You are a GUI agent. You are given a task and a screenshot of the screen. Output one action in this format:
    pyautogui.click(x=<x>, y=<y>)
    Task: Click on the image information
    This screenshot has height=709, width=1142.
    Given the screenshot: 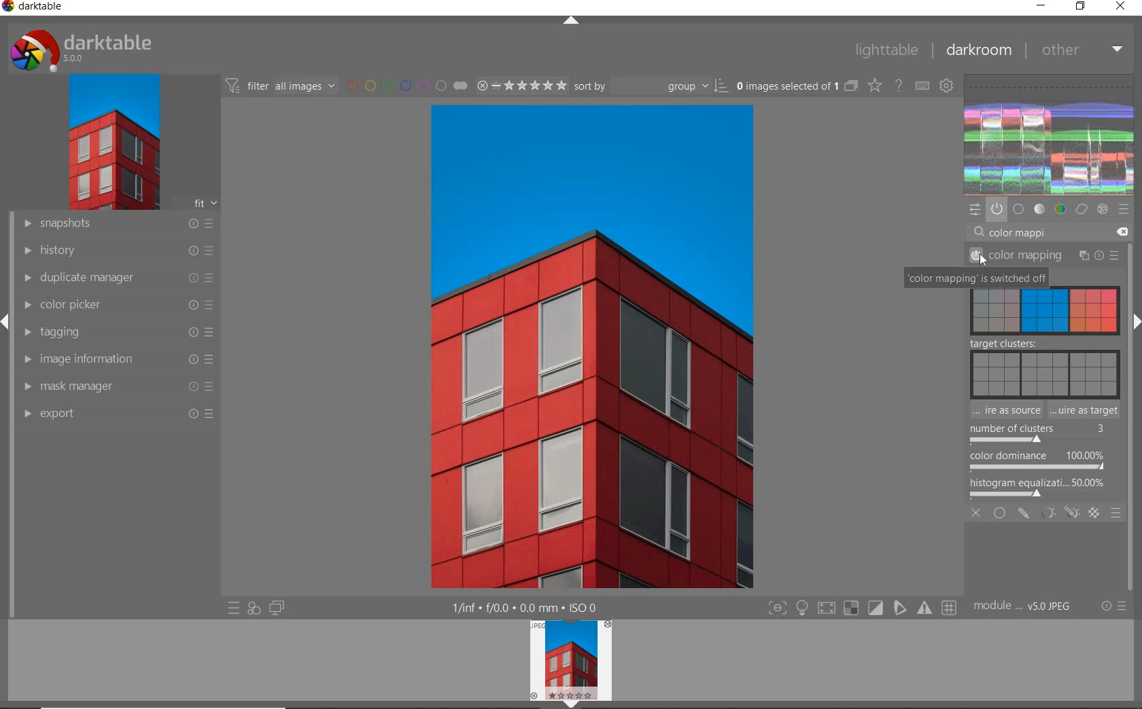 What is the action you would take?
    pyautogui.click(x=117, y=359)
    